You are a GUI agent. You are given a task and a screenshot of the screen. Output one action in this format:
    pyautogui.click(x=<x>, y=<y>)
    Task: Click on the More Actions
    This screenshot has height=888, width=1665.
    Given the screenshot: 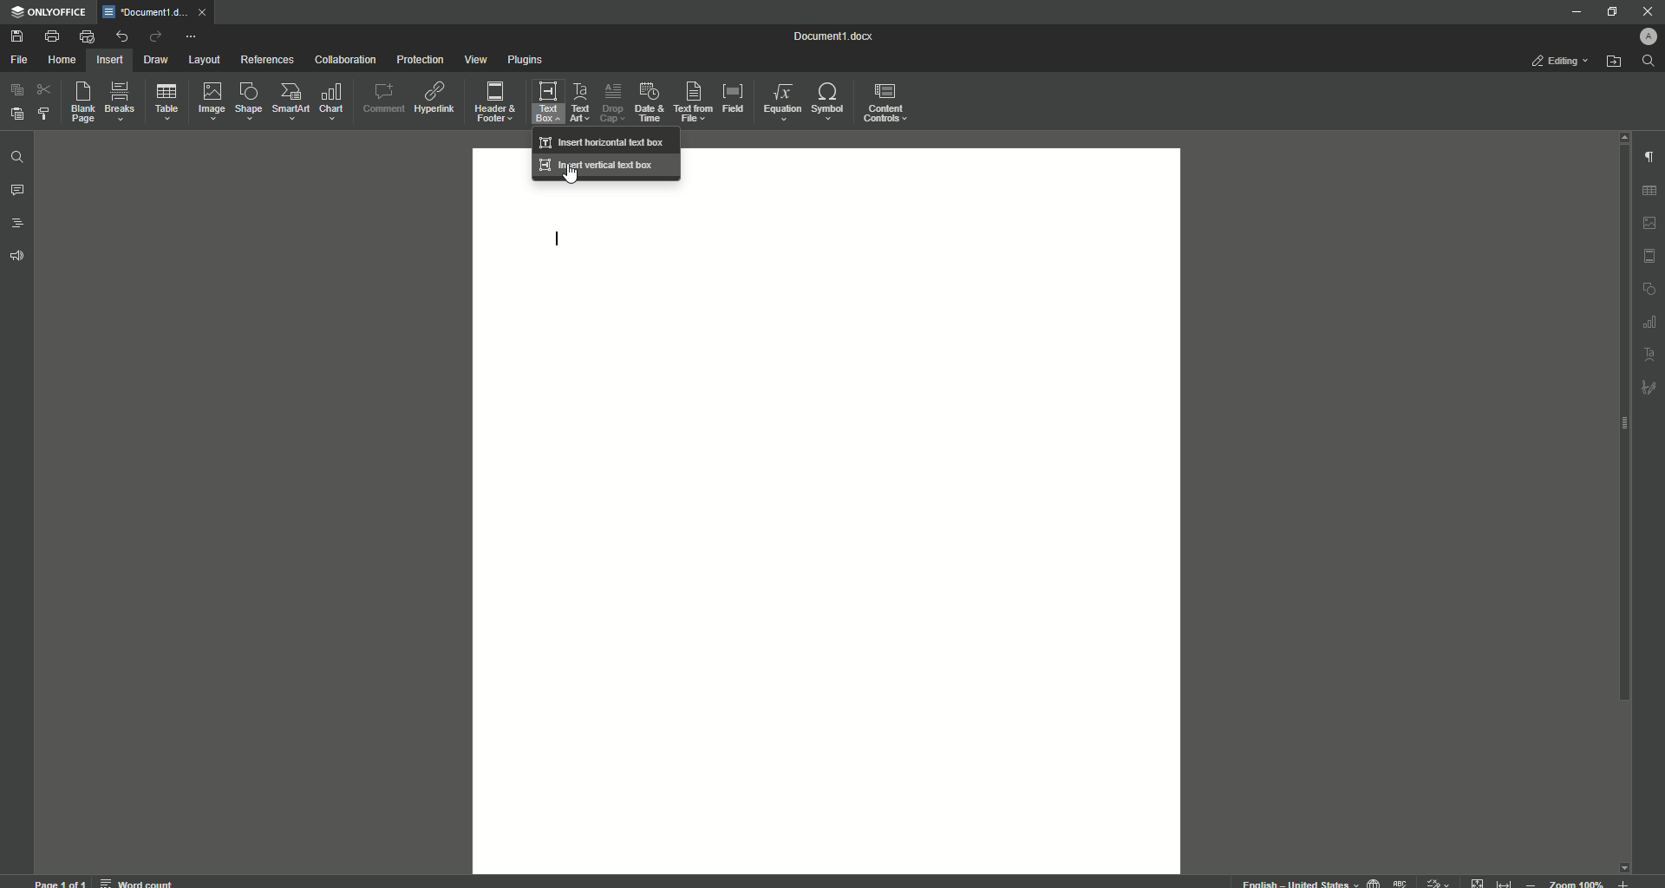 What is the action you would take?
    pyautogui.click(x=190, y=38)
    